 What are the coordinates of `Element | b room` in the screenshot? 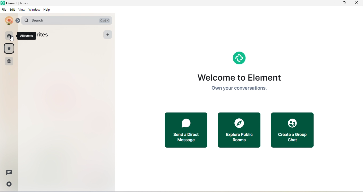 It's located at (21, 3).